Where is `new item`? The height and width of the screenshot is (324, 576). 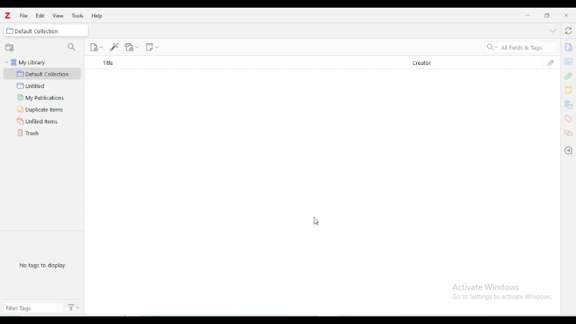 new item is located at coordinates (96, 47).